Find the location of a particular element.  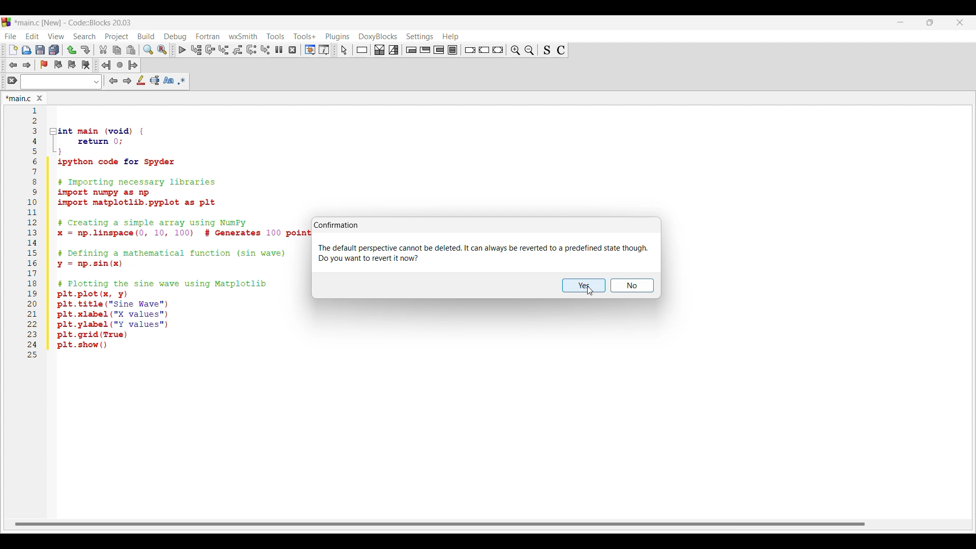

Step into is located at coordinates (224, 50).